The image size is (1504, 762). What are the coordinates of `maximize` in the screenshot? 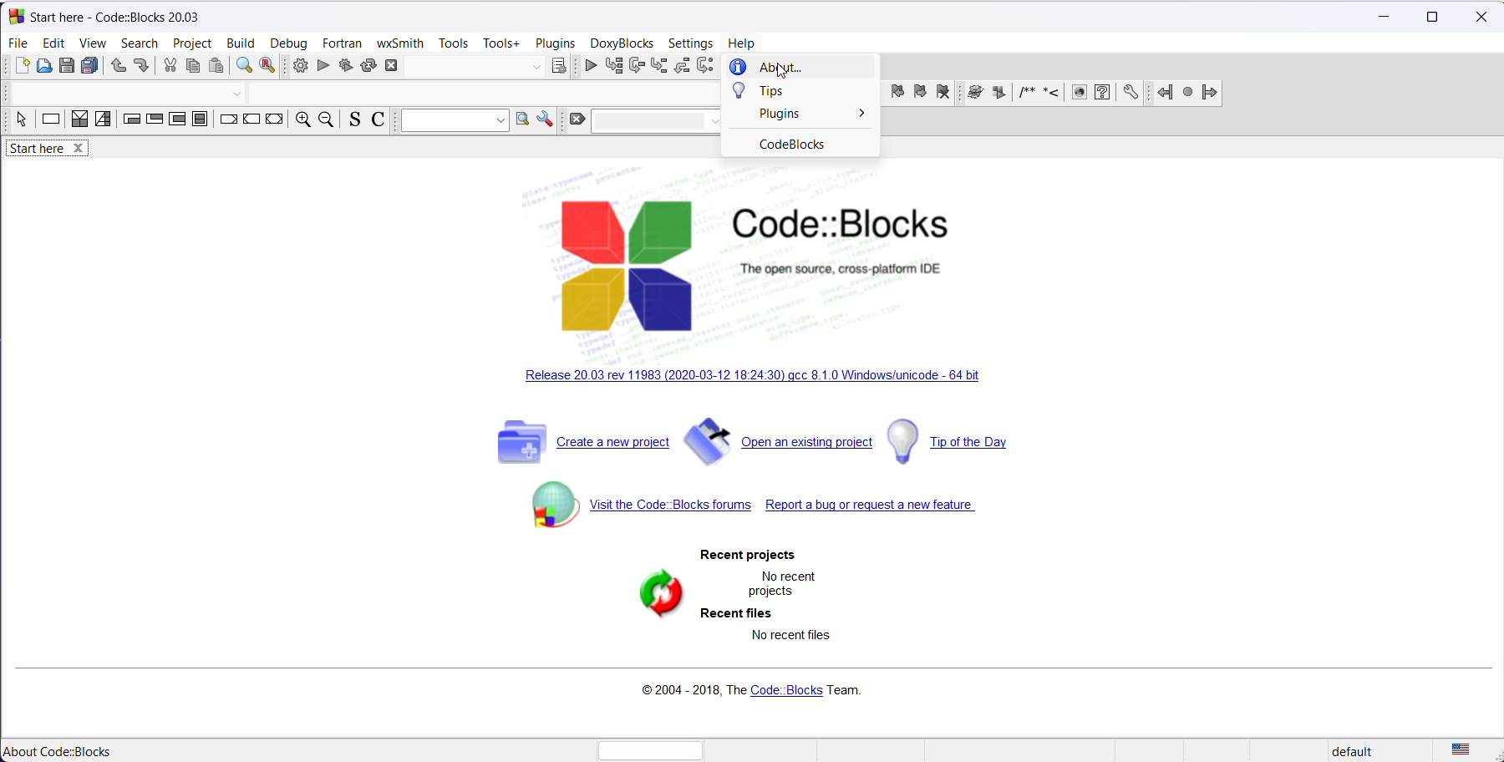 It's located at (1435, 15).